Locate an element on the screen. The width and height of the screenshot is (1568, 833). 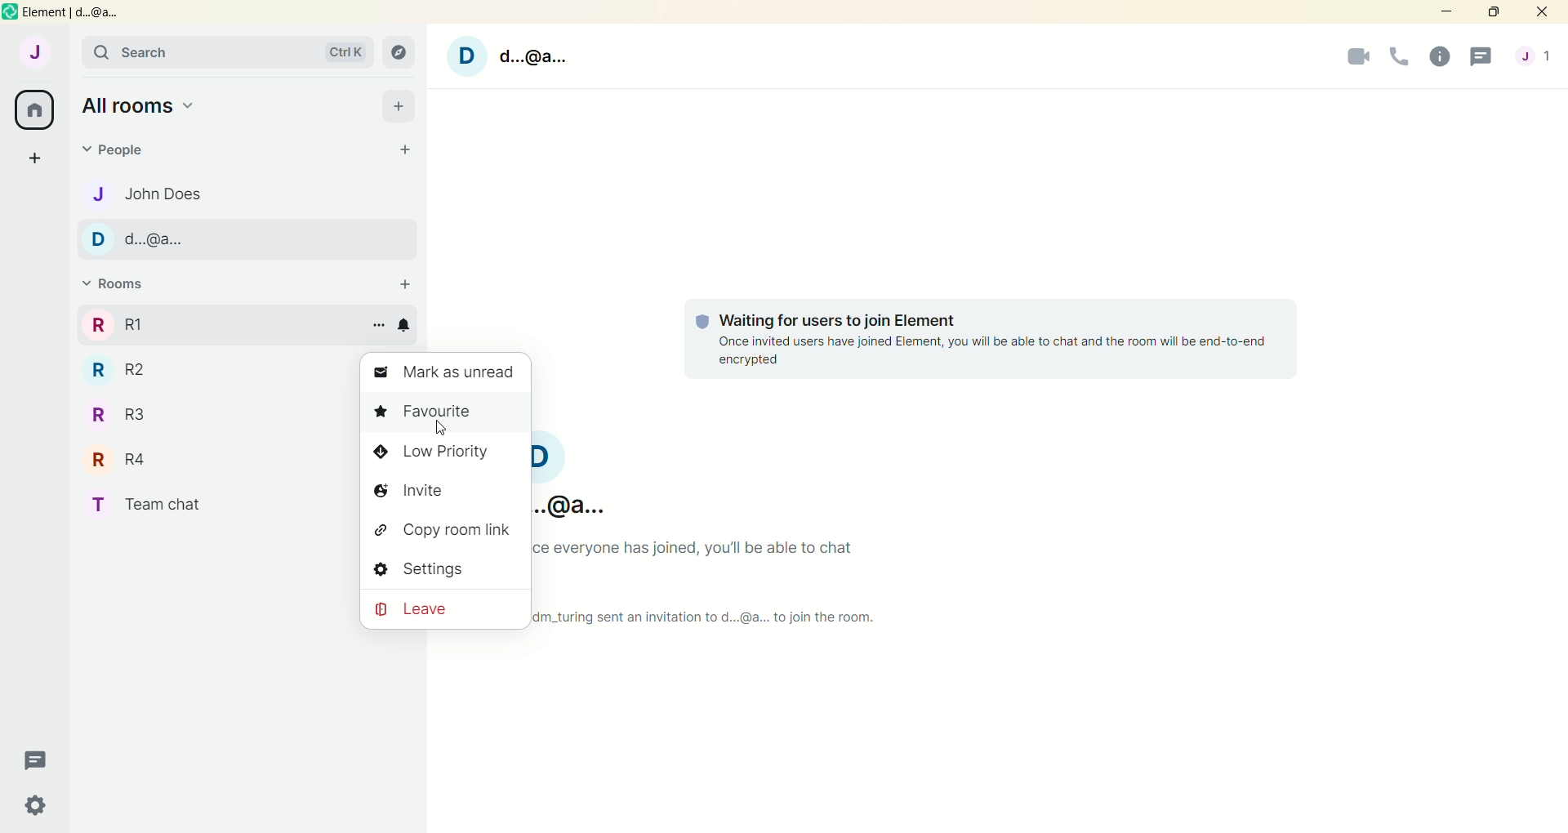
& Mark as unread is located at coordinates (444, 368).